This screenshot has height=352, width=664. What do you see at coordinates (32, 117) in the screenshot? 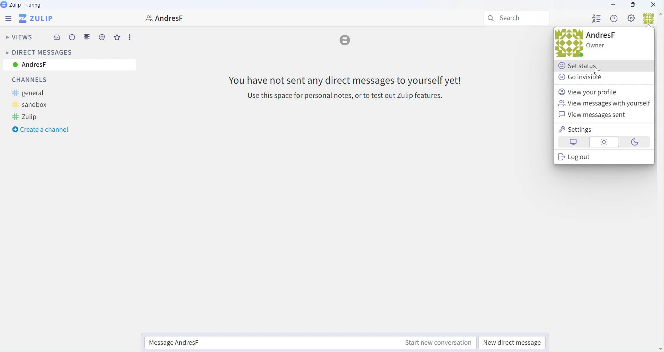
I see `Zulip` at bounding box center [32, 117].